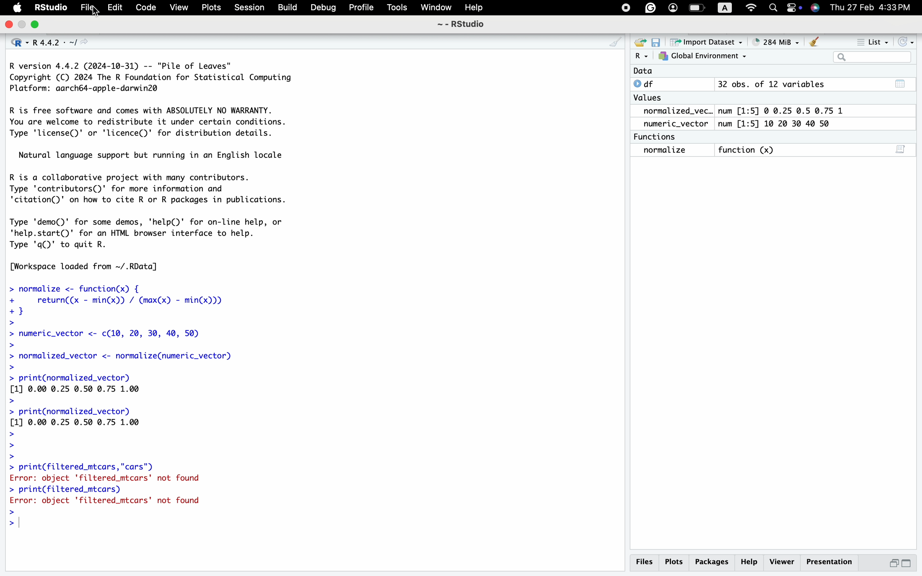  What do you see at coordinates (747, 150) in the screenshot?
I see `Function (x)` at bounding box center [747, 150].